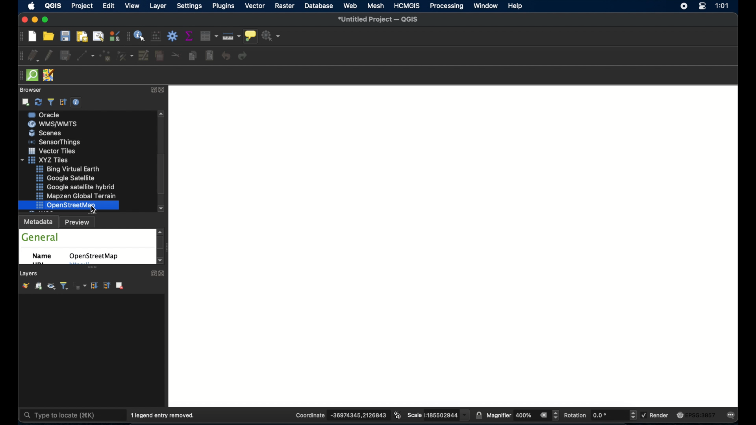 The width and height of the screenshot is (756, 425). Describe the element at coordinates (64, 286) in the screenshot. I see `filter legend` at that location.